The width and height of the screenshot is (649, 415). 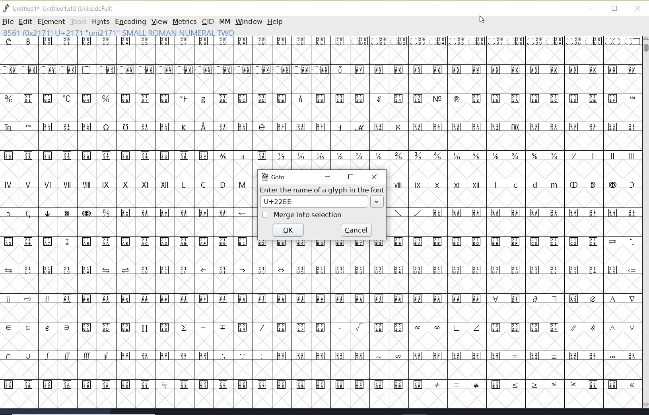 What do you see at coordinates (375, 177) in the screenshot?
I see `CLOSE` at bounding box center [375, 177].